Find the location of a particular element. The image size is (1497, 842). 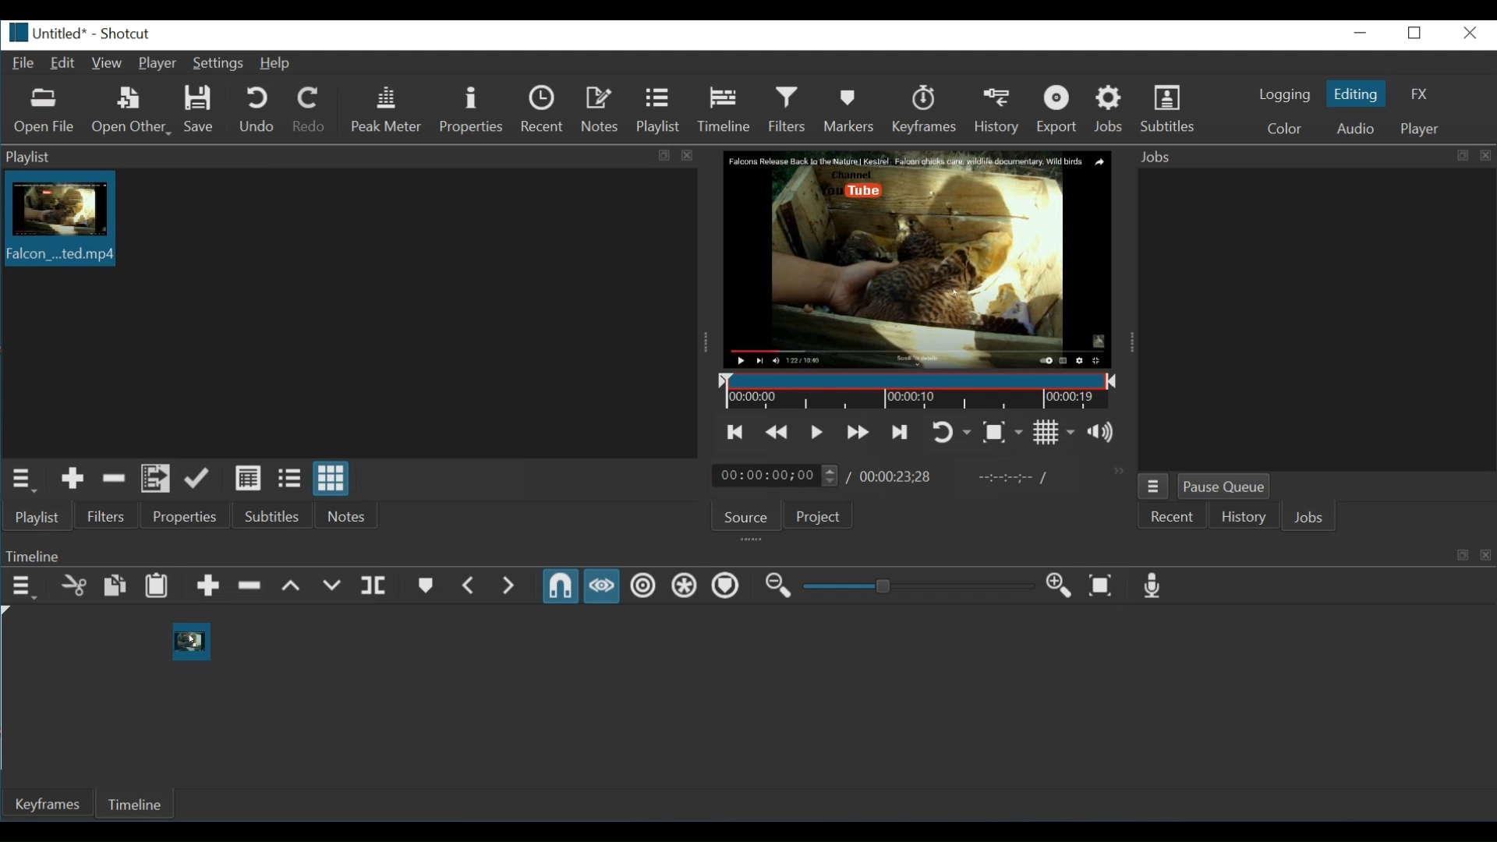

Copy is located at coordinates (115, 586).